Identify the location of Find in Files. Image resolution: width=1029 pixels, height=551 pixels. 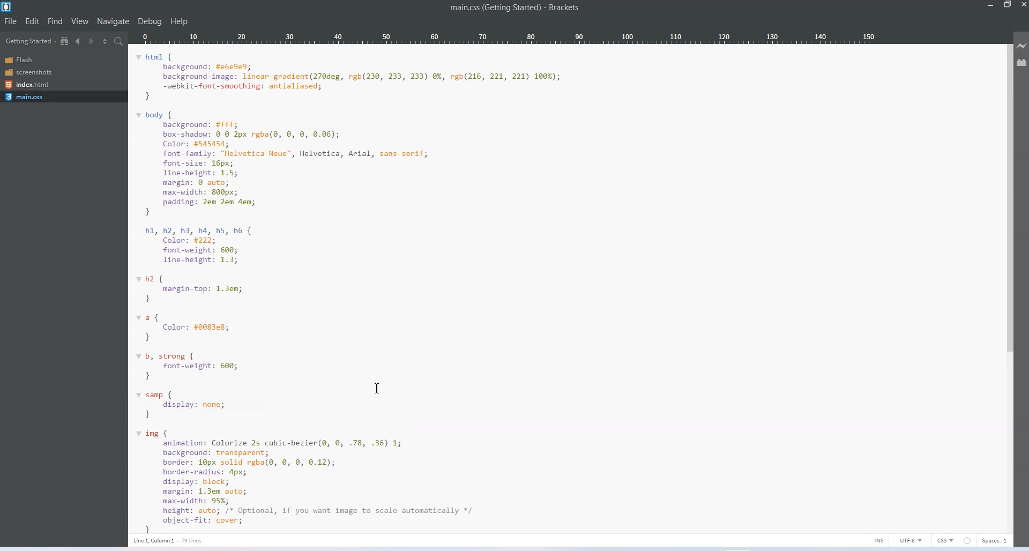
(120, 41).